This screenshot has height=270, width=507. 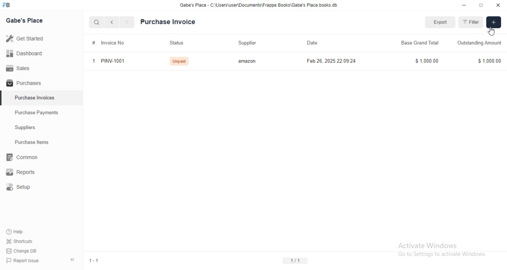 What do you see at coordinates (443, 249) in the screenshot?
I see `Activate Windows Go to Settings to activate Windows.` at bounding box center [443, 249].